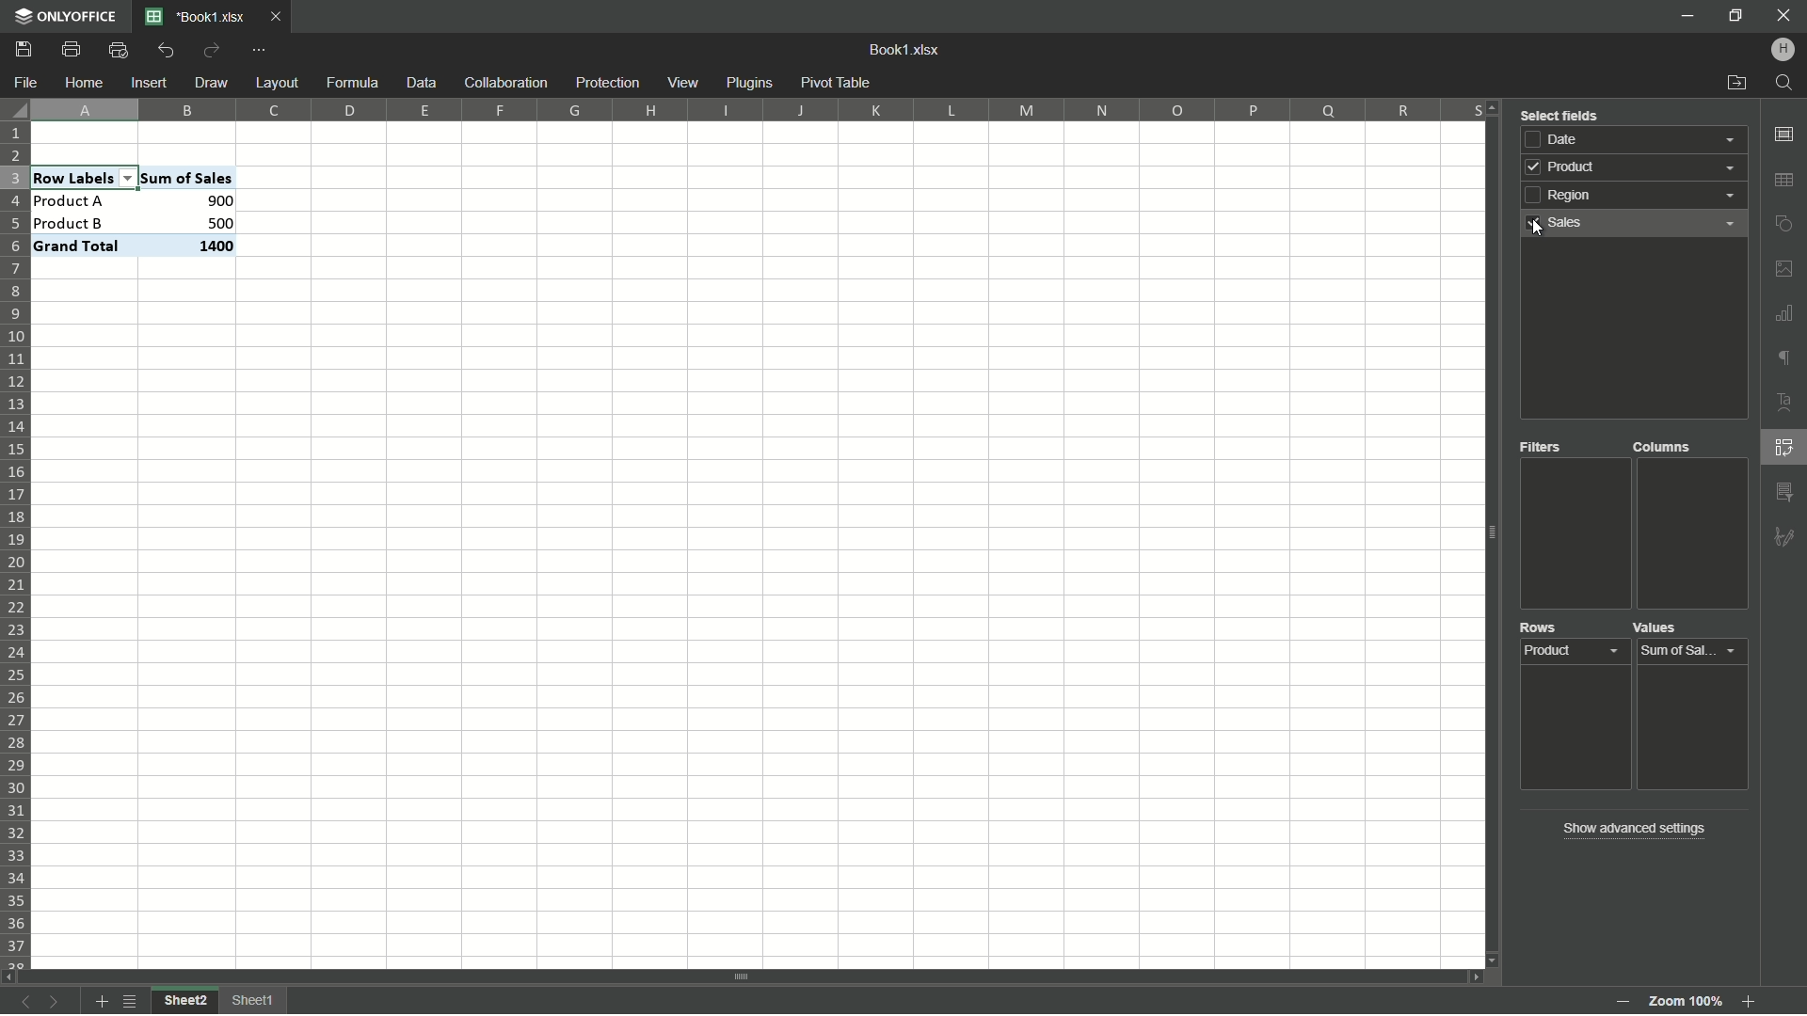 The image size is (1807, 1016). I want to click on Undo, so click(168, 50).